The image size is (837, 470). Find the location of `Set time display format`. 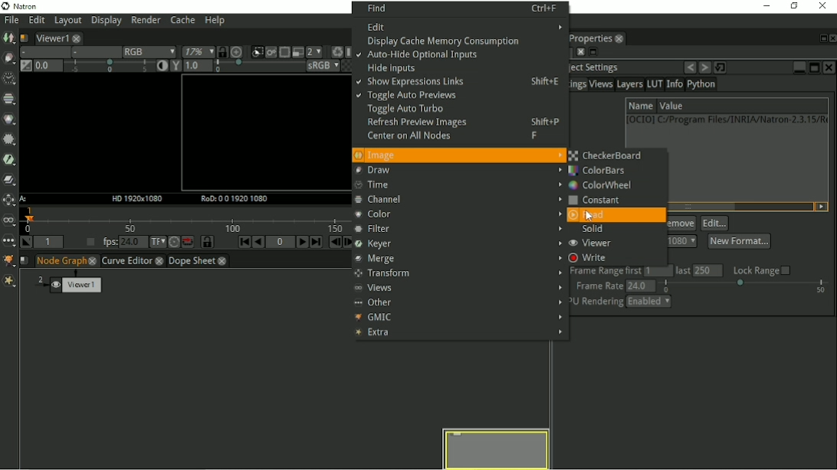

Set time display format is located at coordinates (154, 243).